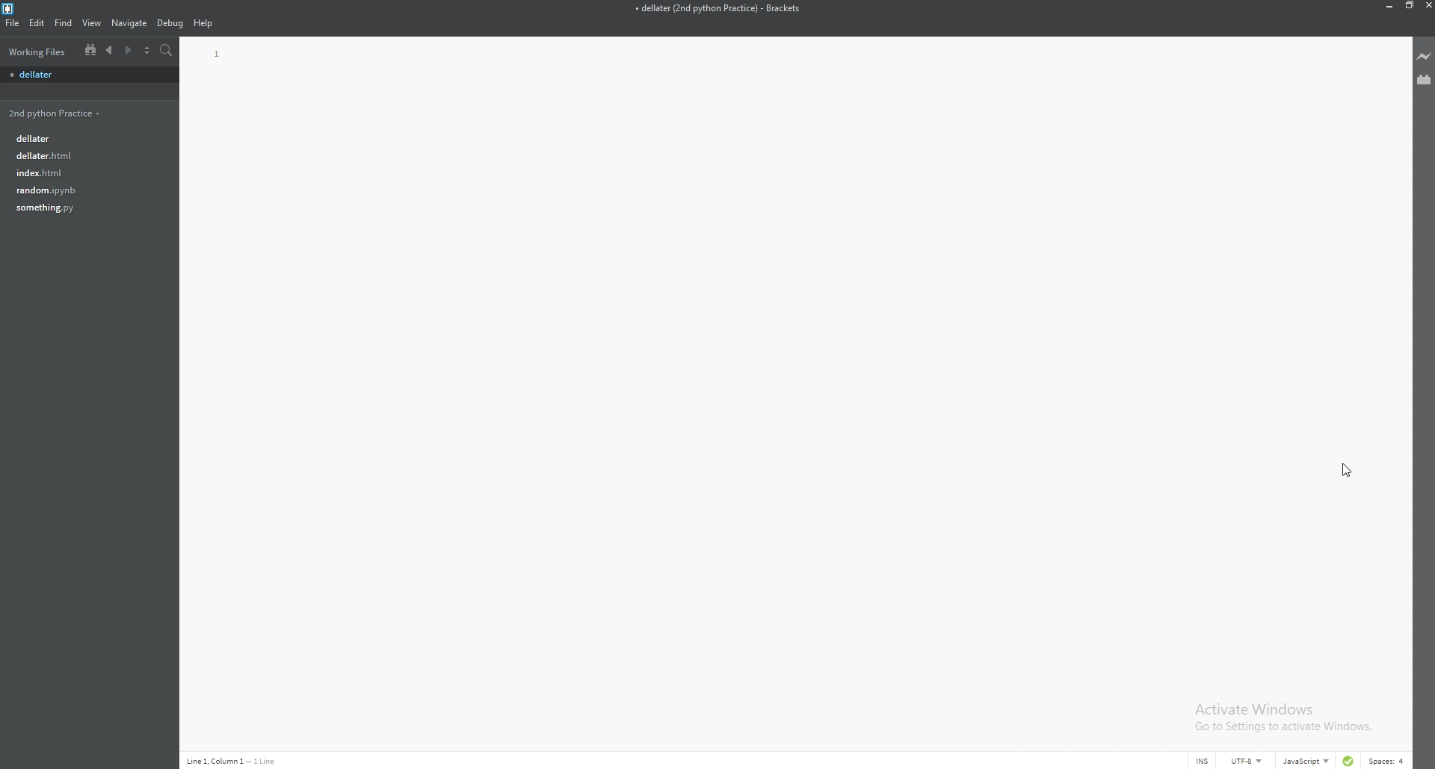 This screenshot has height=769, width=1435. Describe the element at coordinates (204, 22) in the screenshot. I see `help` at that location.